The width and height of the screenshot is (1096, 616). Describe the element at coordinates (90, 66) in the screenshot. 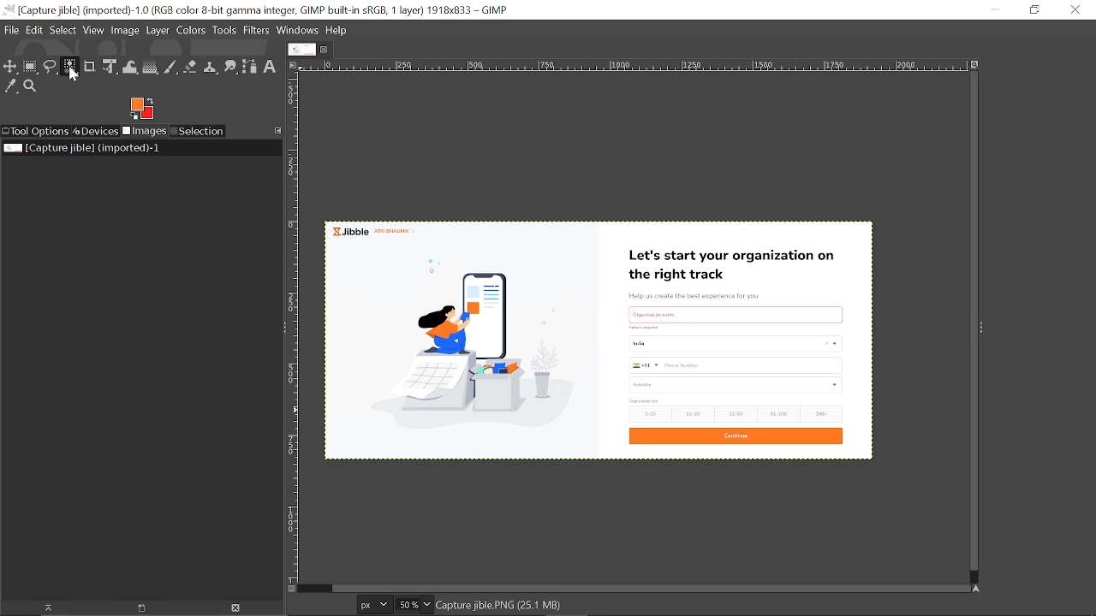

I see `Crop tool` at that location.